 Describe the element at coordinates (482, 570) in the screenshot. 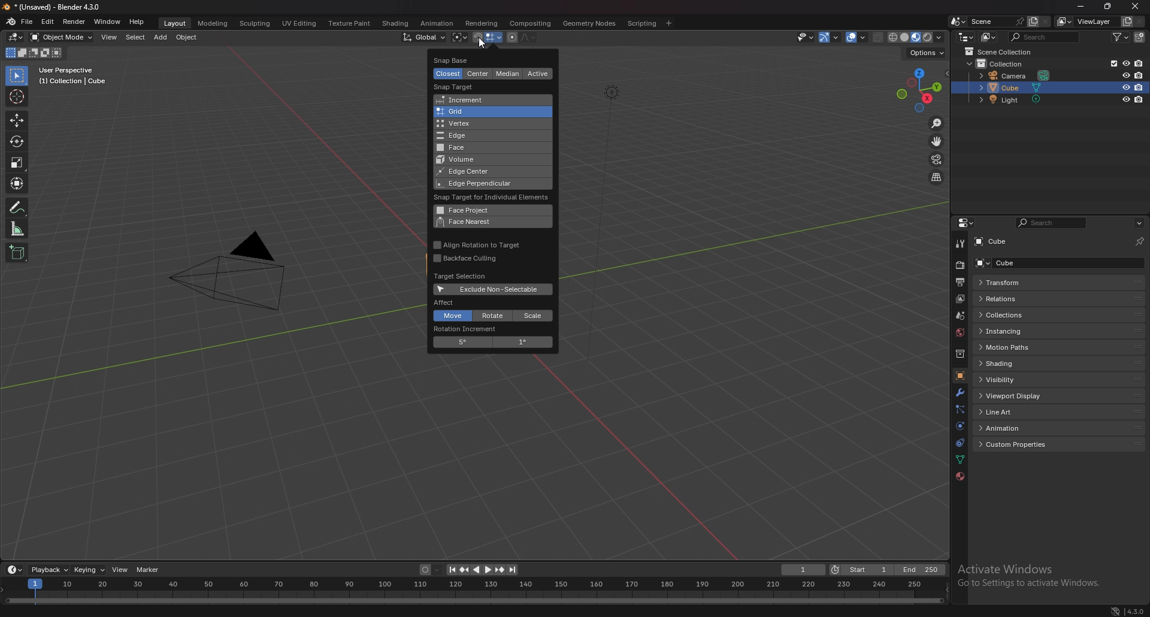

I see `play` at that location.